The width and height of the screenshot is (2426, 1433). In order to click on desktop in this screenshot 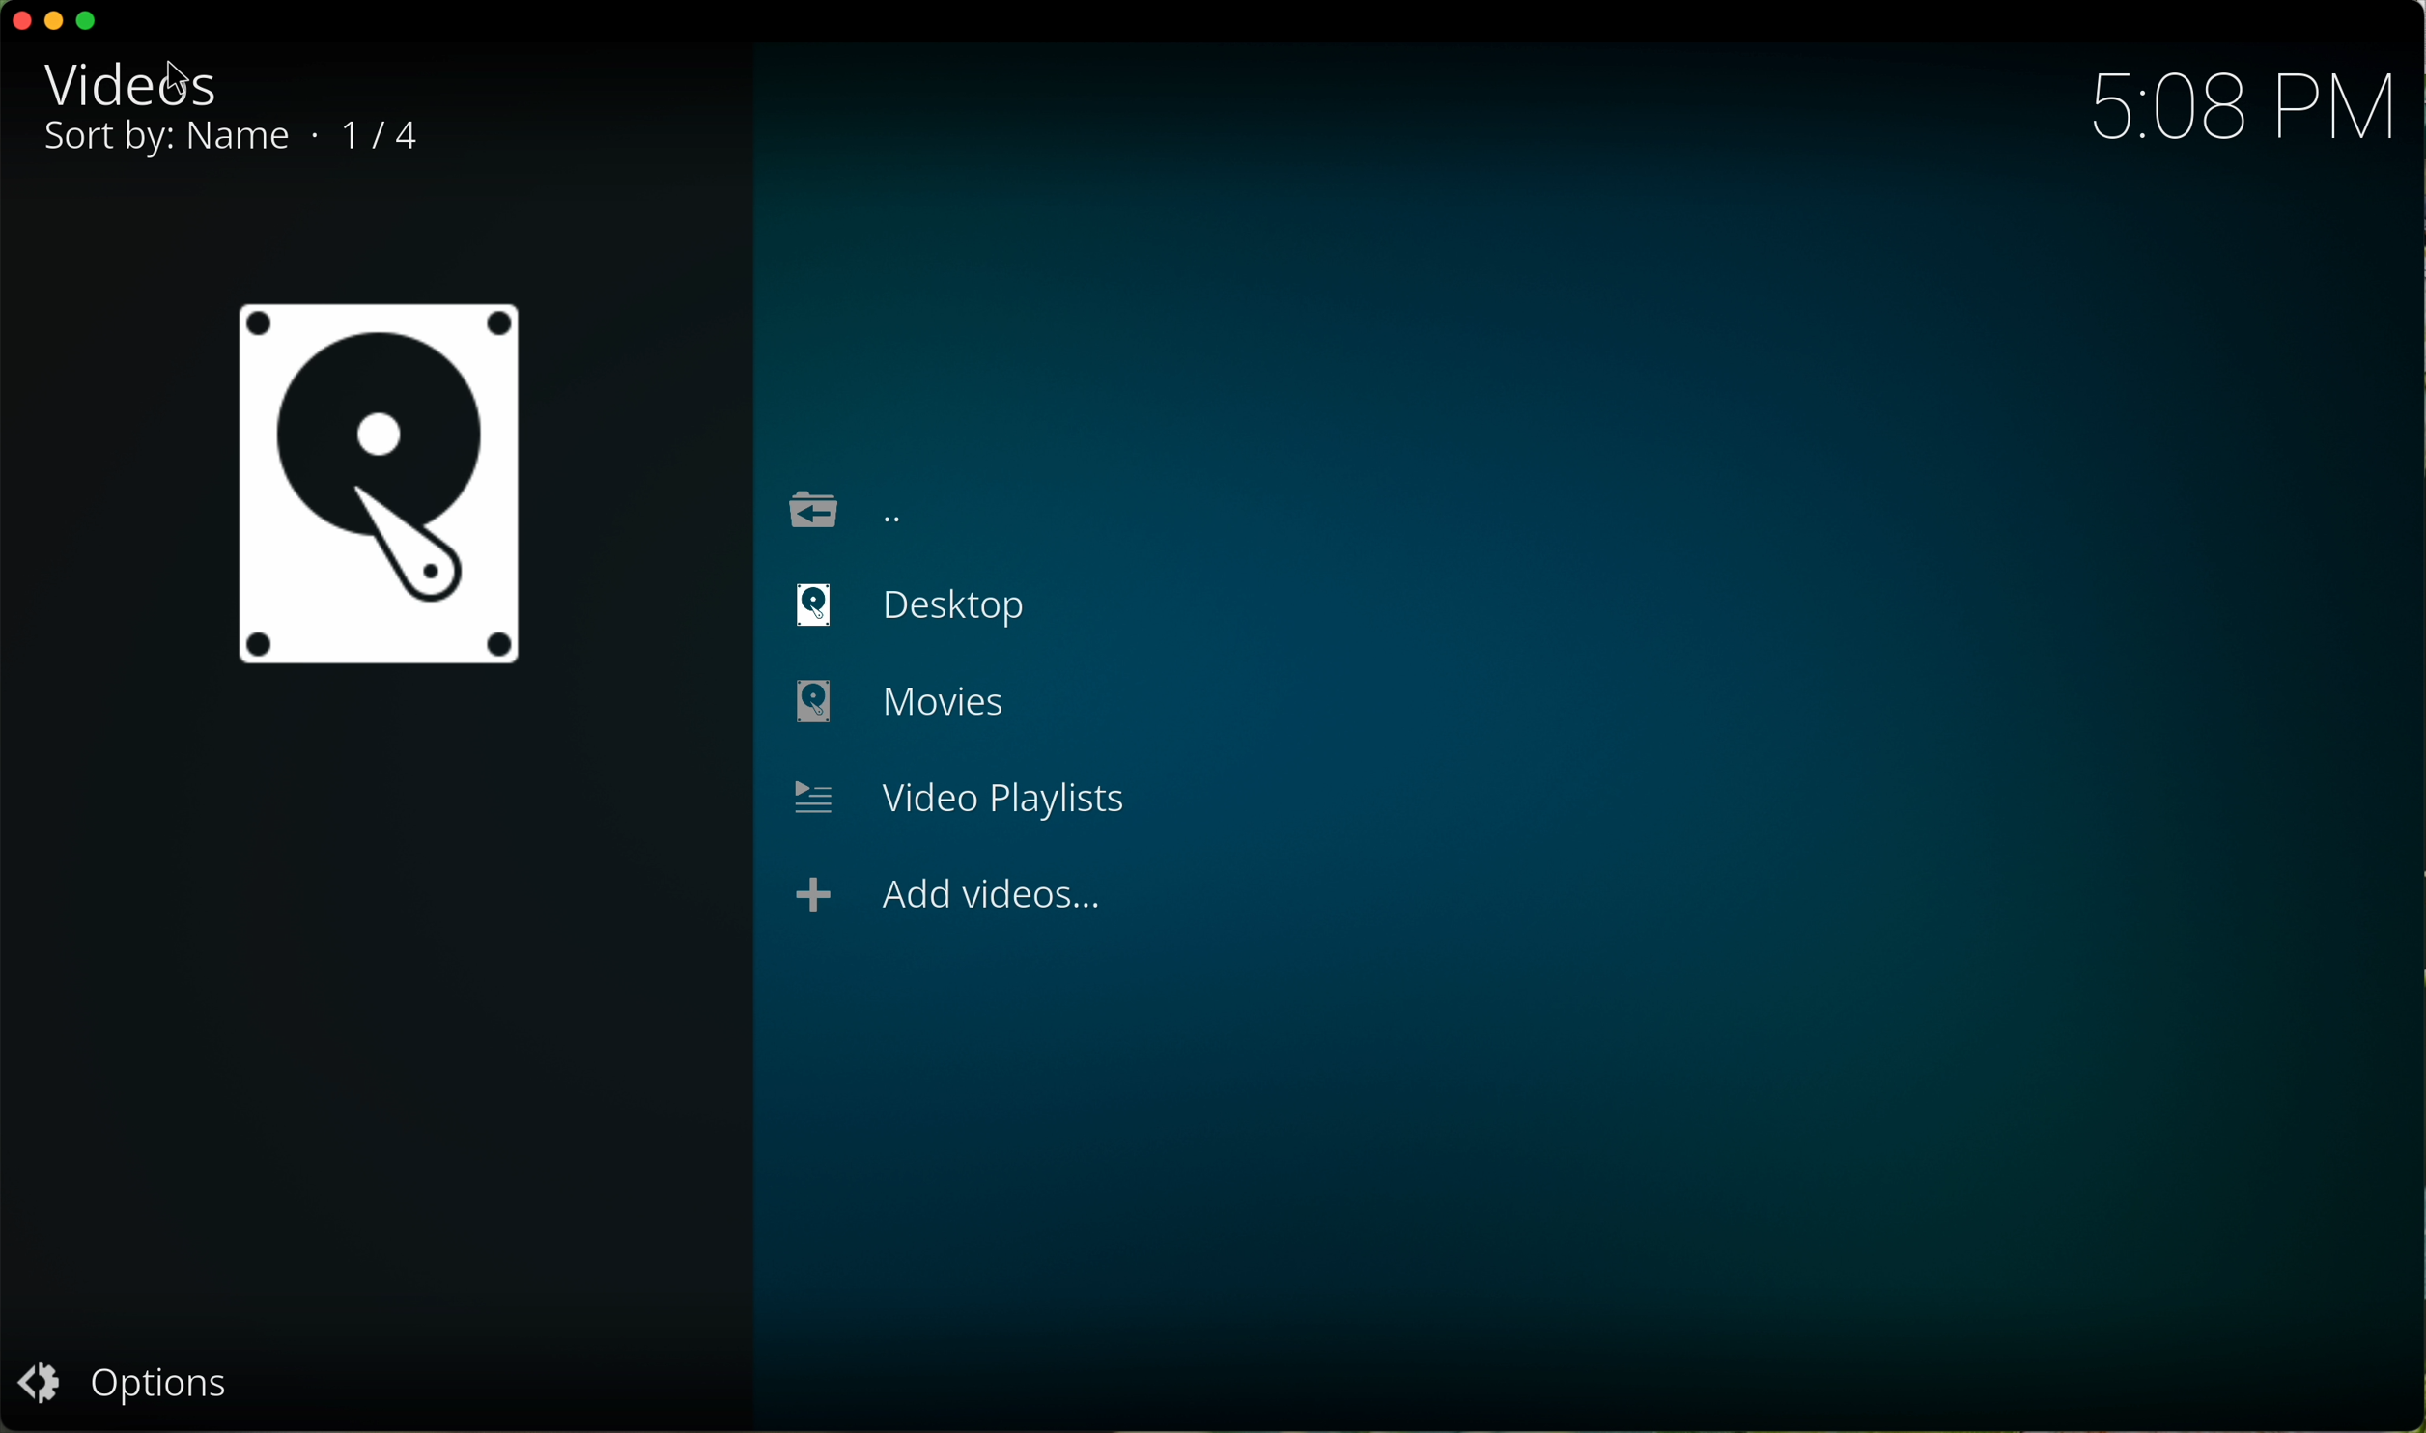, I will do `click(918, 607)`.